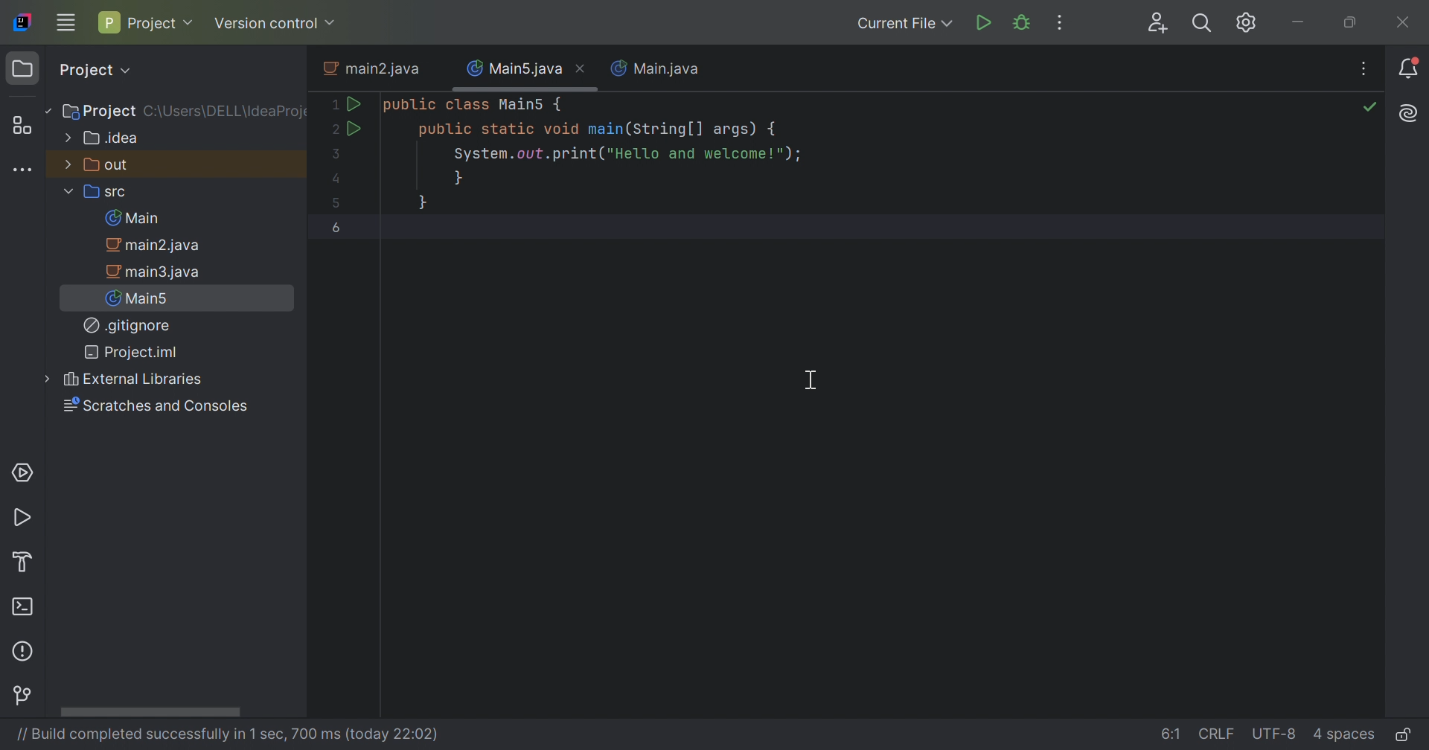 Image resolution: width=1429 pixels, height=750 pixels. What do you see at coordinates (1057, 22) in the screenshot?
I see `More Actions` at bounding box center [1057, 22].